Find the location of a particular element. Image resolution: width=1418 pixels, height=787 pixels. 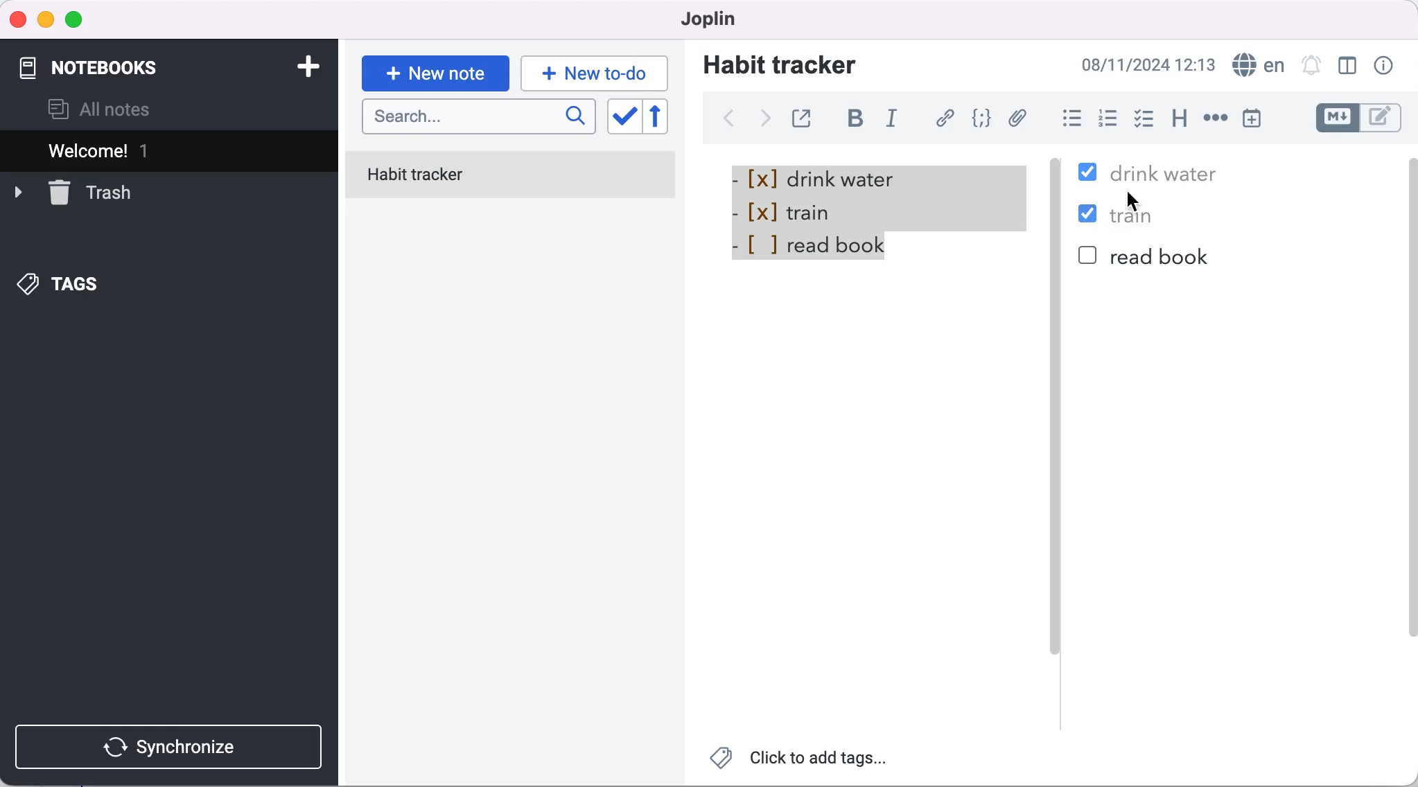

close is located at coordinates (19, 19).